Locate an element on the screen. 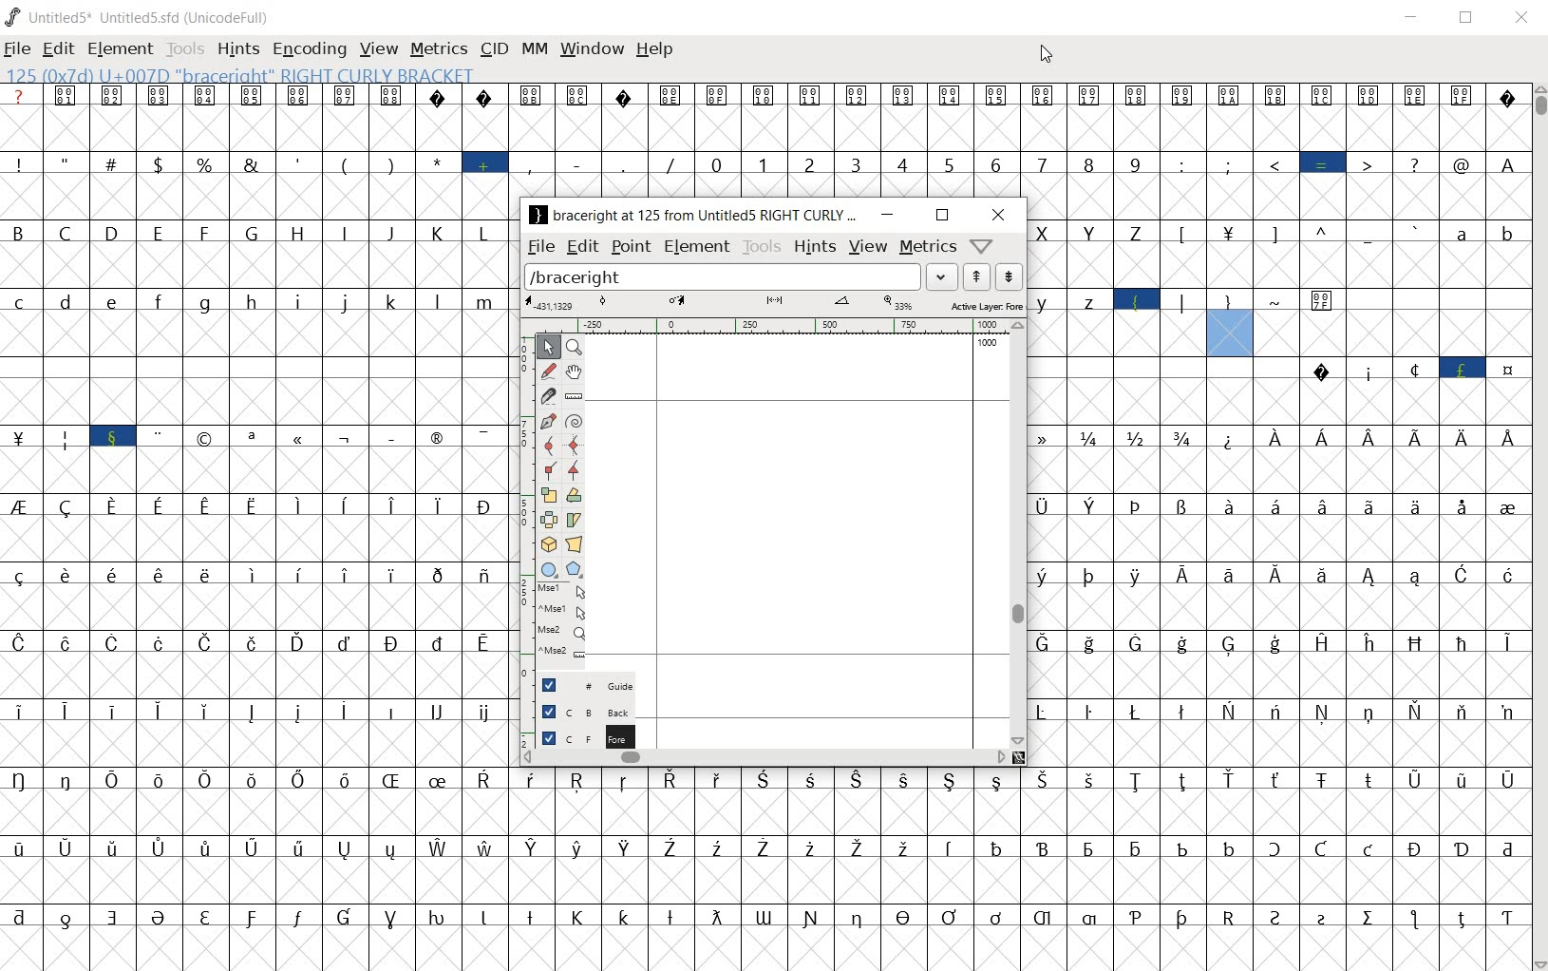 The width and height of the screenshot is (1548, 971). HELP is located at coordinates (655, 48).